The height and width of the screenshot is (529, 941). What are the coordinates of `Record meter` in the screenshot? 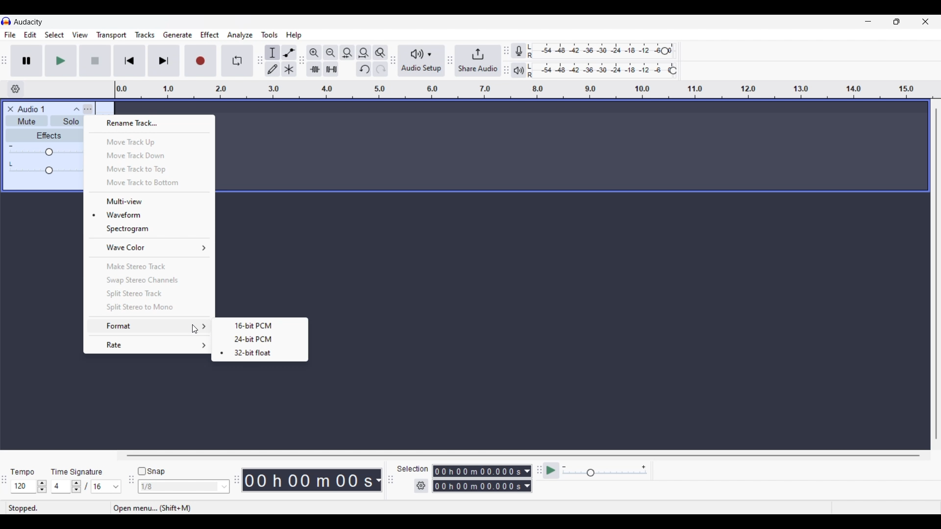 It's located at (524, 51).